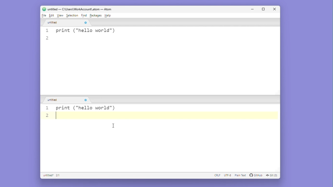 The height and width of the screenshot is (187, 333). Describe the element at coordinates (228, 176) in the screenshot. I see `UTF - 8` at that location.